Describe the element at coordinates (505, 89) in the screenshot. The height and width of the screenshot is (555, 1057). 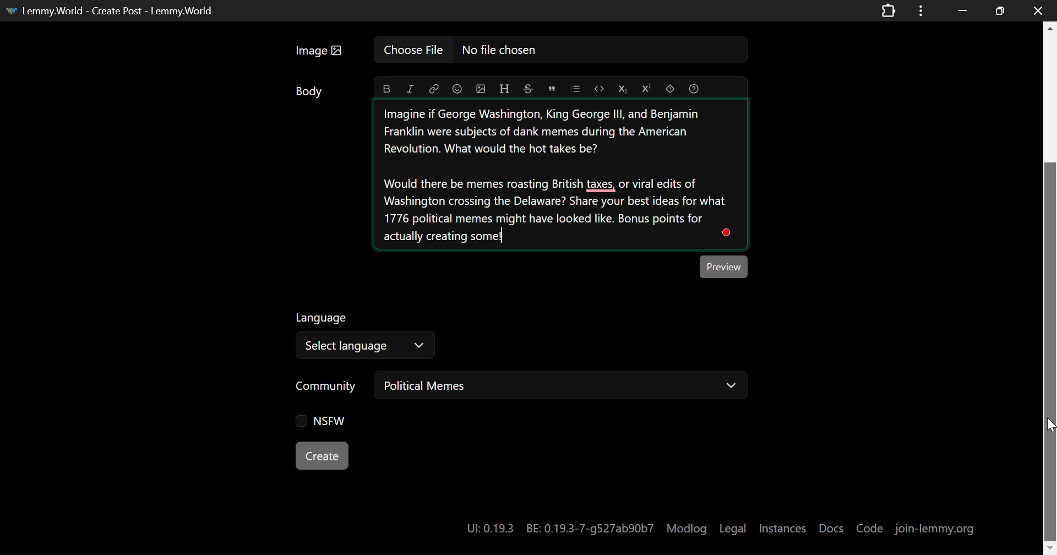
I see `Header` at that location.